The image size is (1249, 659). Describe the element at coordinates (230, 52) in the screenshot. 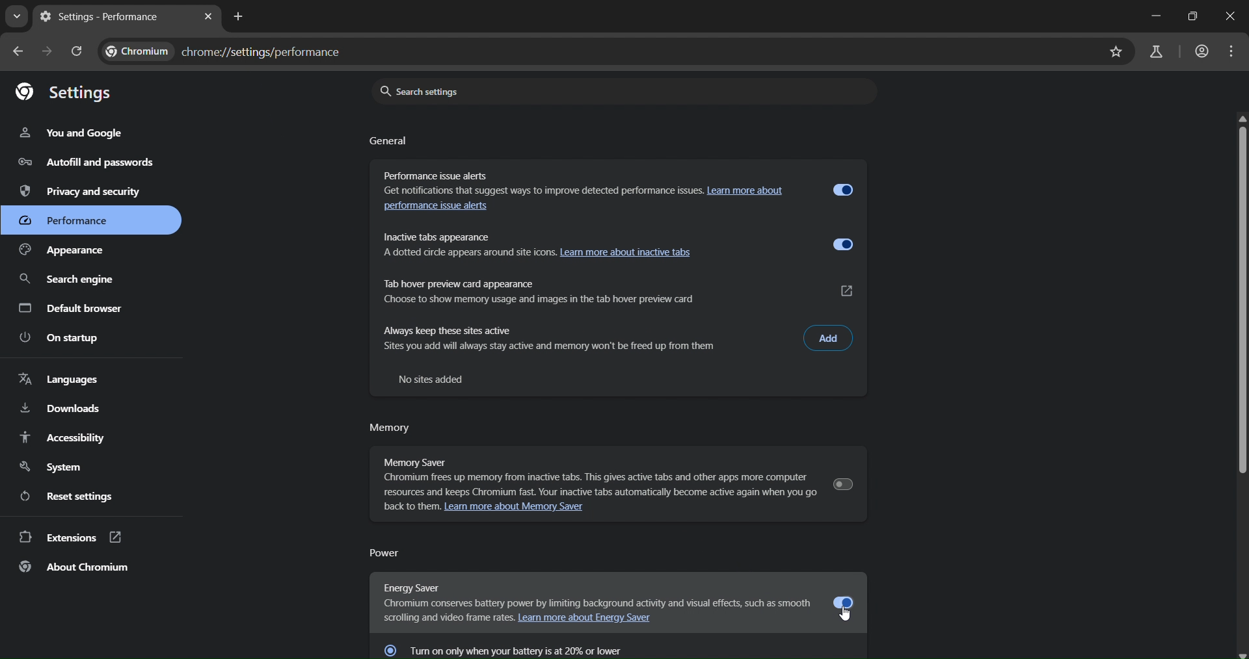

I see `chrome://settings/performance` at that location.